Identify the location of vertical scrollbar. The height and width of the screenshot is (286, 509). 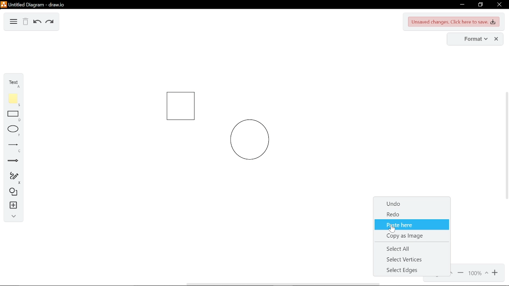
(506, 145).